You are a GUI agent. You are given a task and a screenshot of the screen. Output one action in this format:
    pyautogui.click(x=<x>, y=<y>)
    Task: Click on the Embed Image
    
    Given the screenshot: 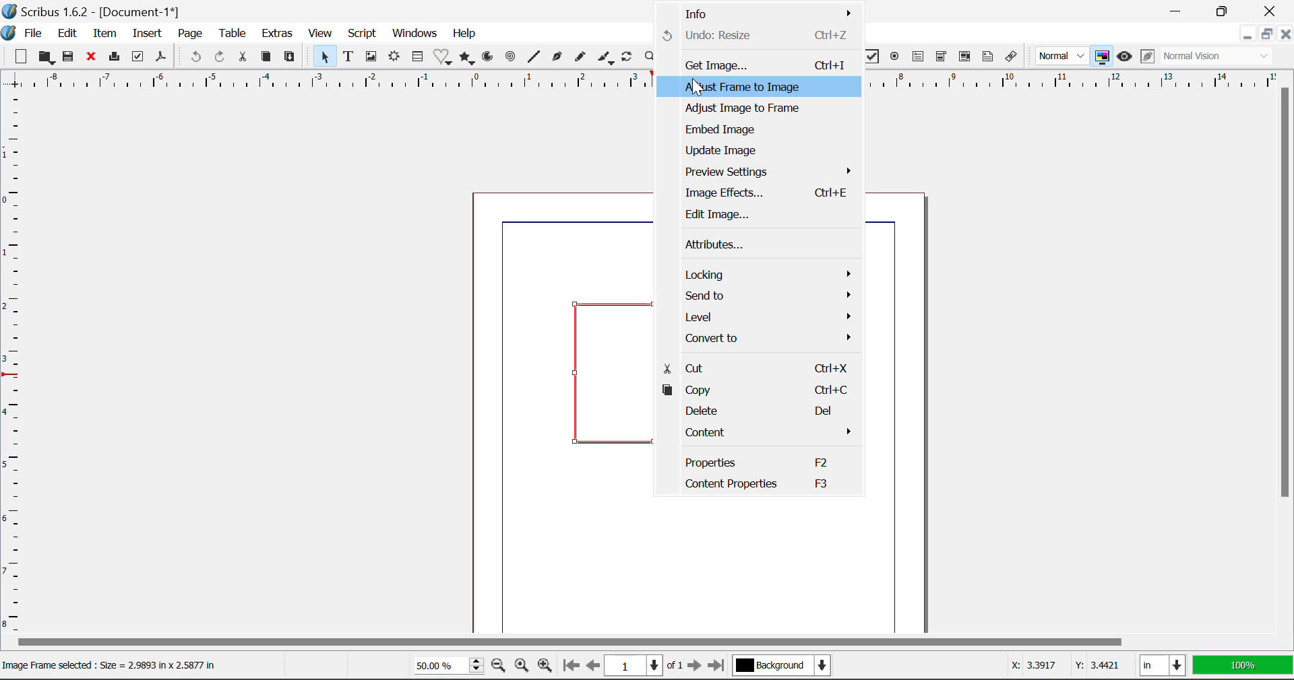 What is the action you would take?
    pyautogui.click(x=757, y=130)
    